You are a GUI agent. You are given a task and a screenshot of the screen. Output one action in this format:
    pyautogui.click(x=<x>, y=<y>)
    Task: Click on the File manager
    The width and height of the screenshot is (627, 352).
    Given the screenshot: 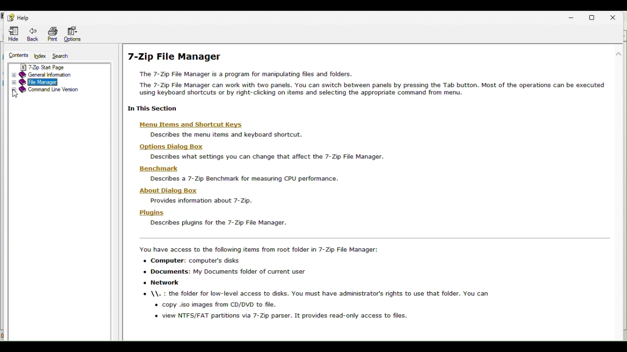 What is the action you would take?
    pyautogui.click(x=50, y=82)
    